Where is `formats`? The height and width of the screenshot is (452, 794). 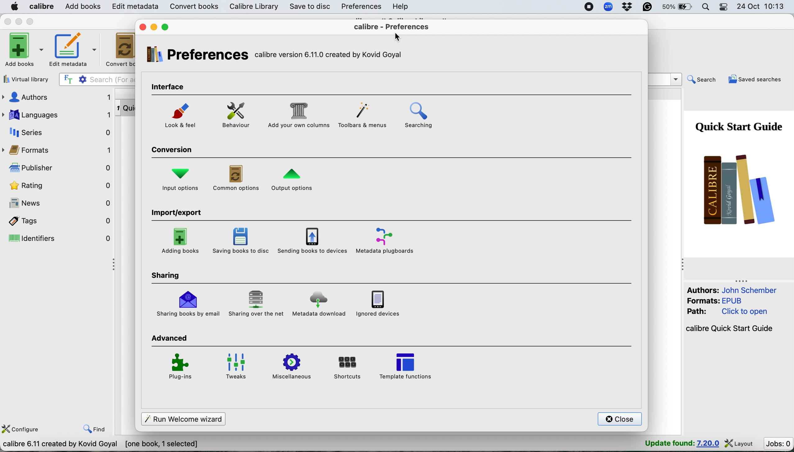 formats is located at coordinates (60, 150).